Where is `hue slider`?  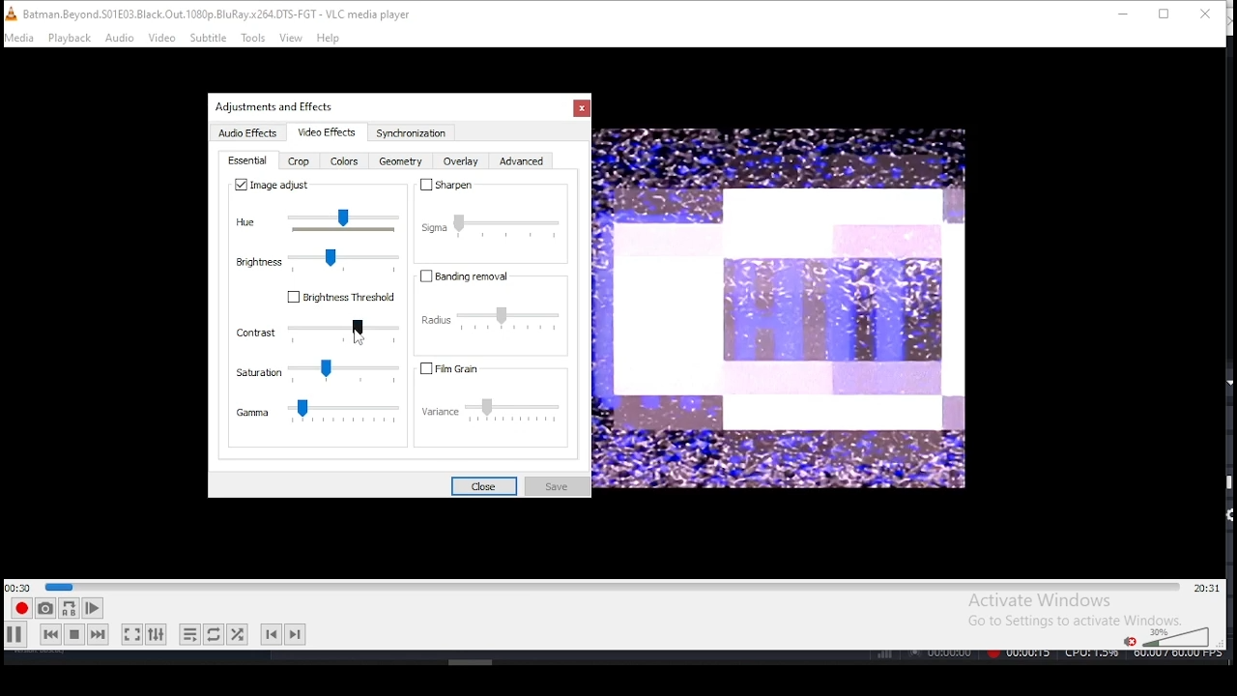
hue slider is located at coordinates (320, 220).